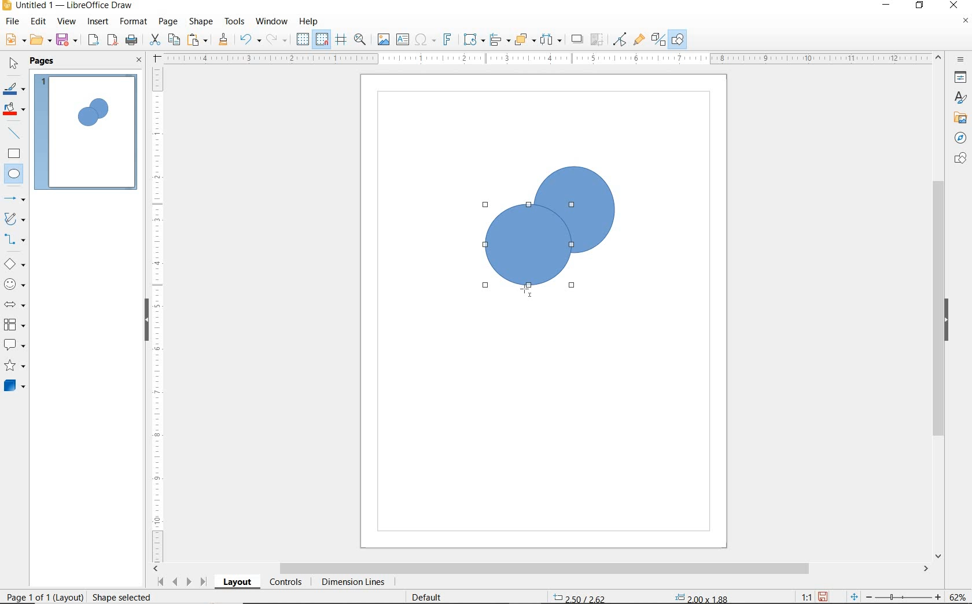 The height and width of the screenshot is (604, 972). What do you see at coordinates (100, 23) in the screenshot?
I see `INSERT` at bounding box center [100, 23].